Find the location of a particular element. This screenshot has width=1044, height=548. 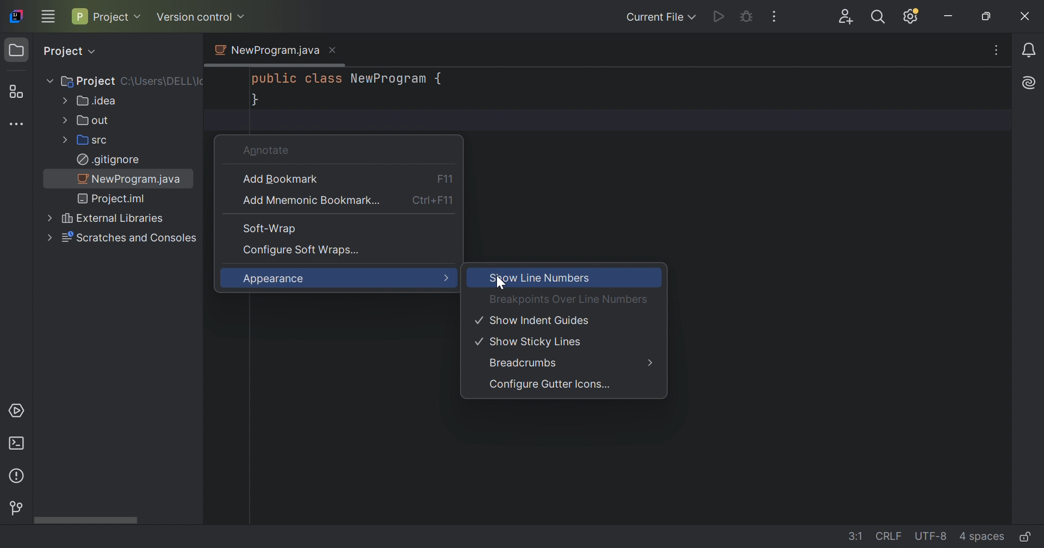

Soft-Wrap is located at coordinates (267, 228).